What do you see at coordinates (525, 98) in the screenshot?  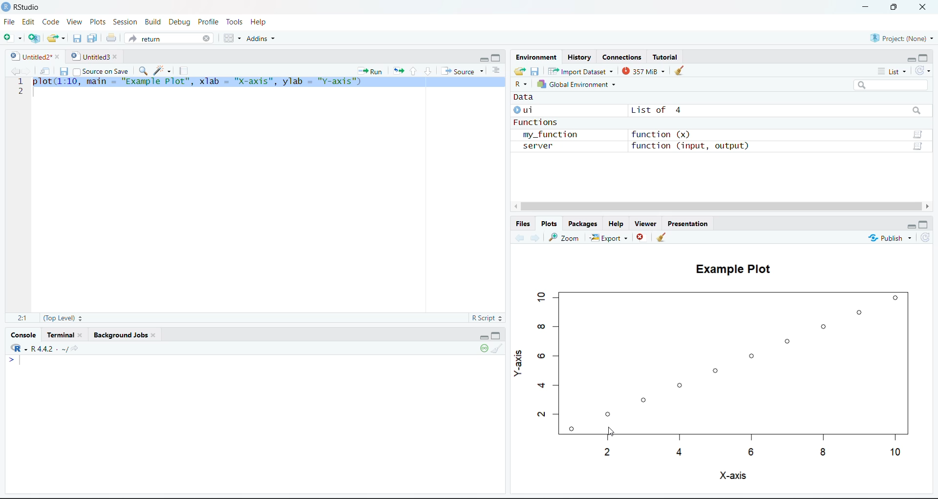 I see `Data` at bounding box center [525, 98].